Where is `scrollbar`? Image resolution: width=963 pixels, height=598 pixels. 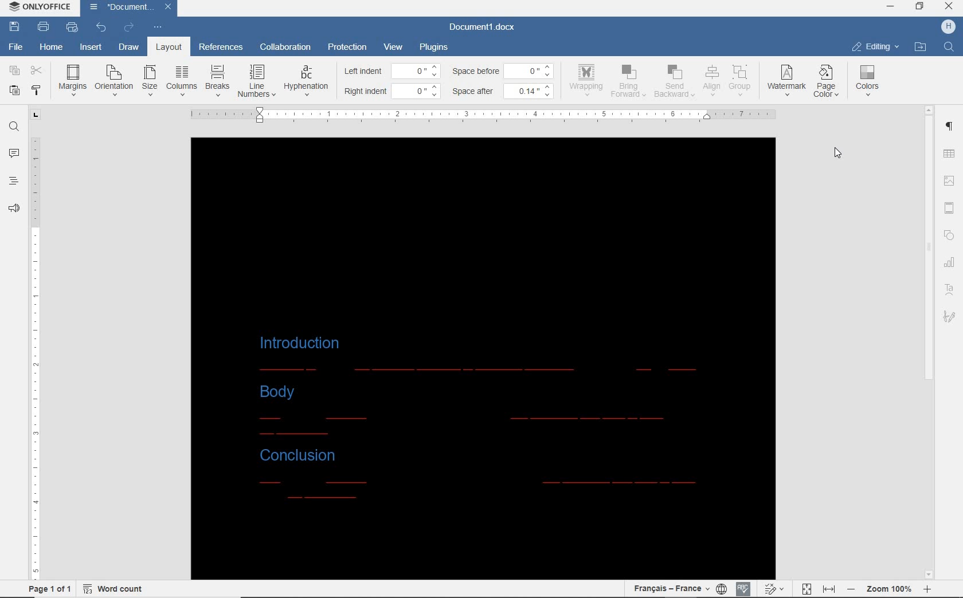
scrollbar is located at coordinates (928, 341).